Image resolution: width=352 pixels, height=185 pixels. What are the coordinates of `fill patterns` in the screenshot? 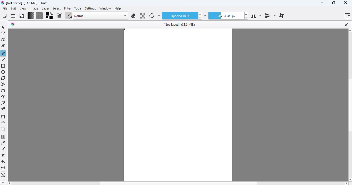 It's located at (40, 16).